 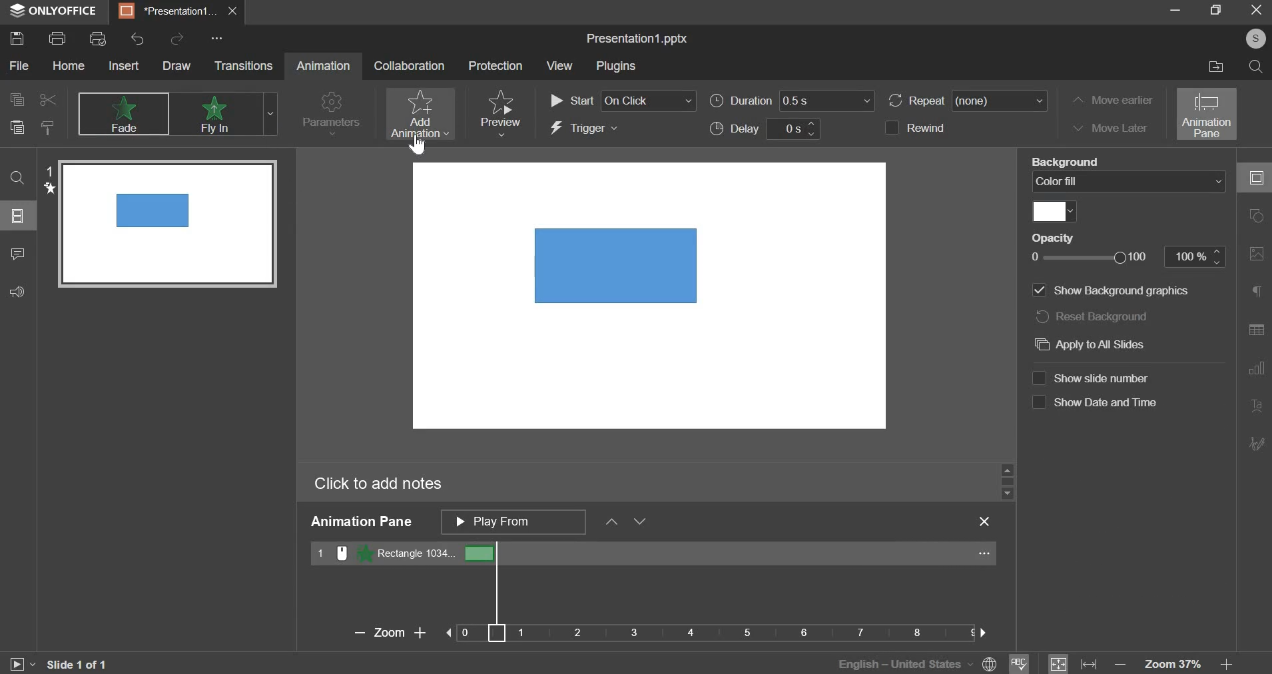 I want to click on repeat, so click(x=969, y=101).